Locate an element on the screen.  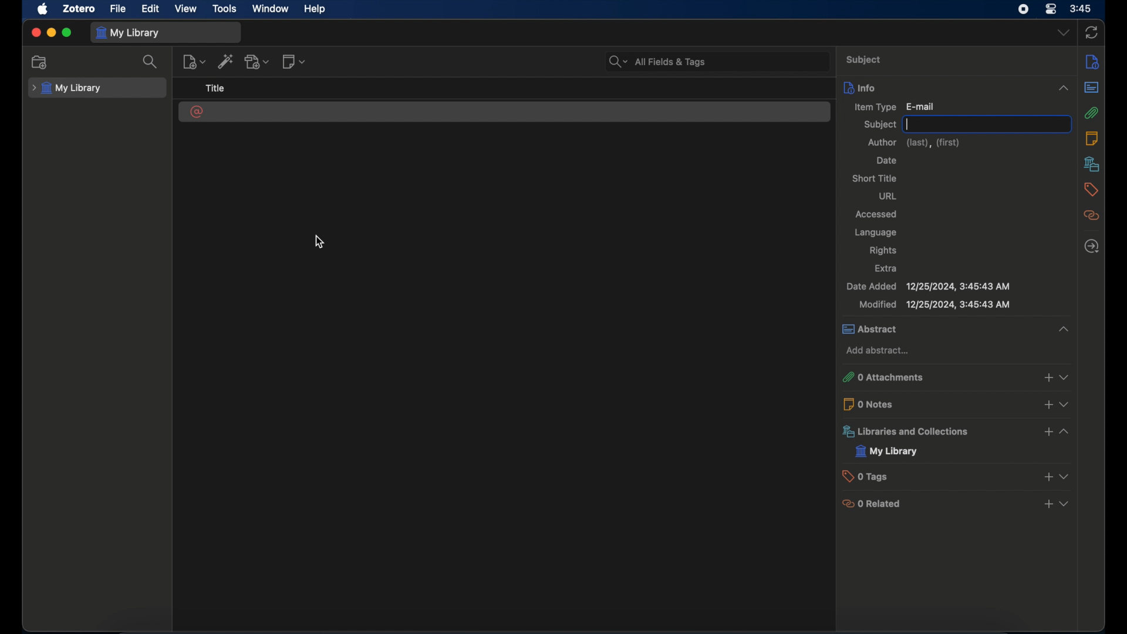
date is located at coordinates (886, 161).